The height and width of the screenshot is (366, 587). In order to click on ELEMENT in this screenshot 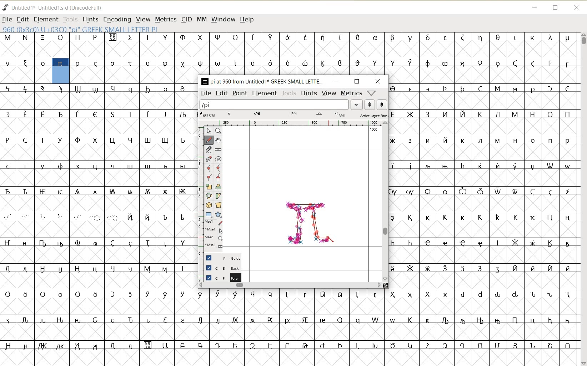, I will do `click(265, 94)`.